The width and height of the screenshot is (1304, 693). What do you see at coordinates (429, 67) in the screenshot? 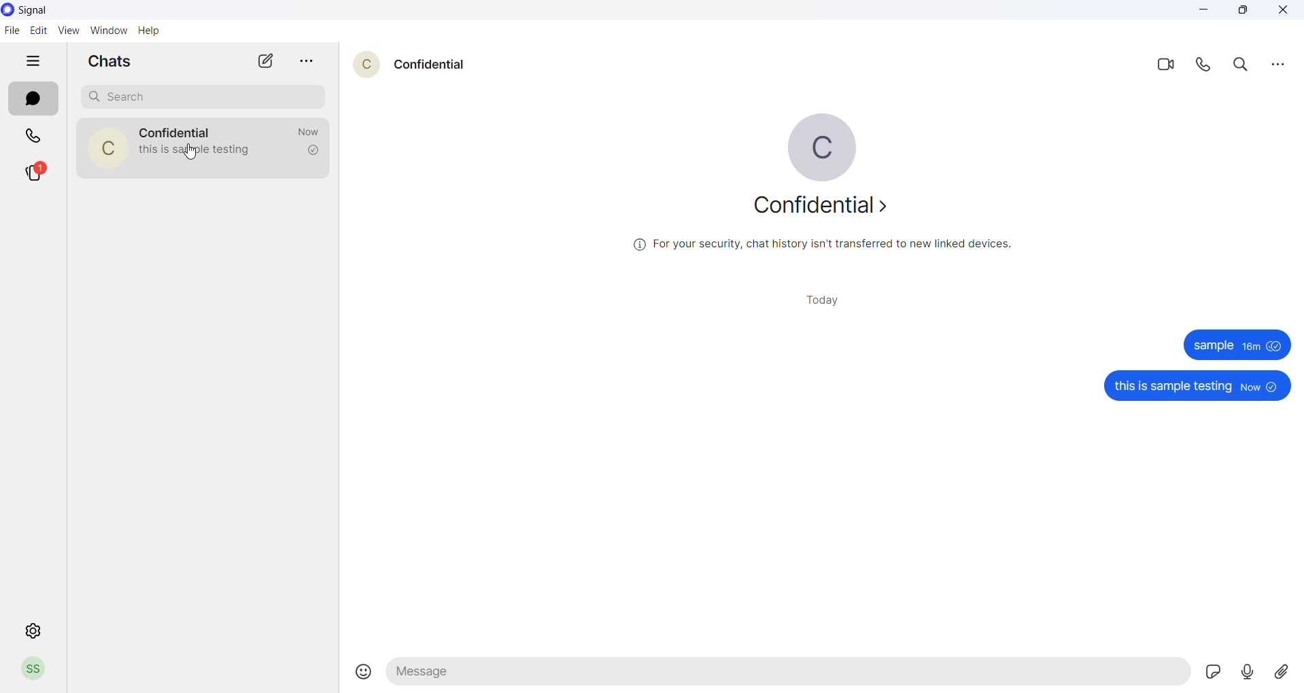
I see `confidential` at bounding box center [429, 67].